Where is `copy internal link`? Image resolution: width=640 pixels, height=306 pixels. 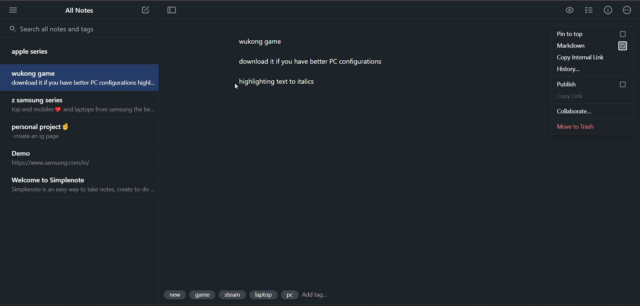
copy internal link is located at coordinates (585, 58).